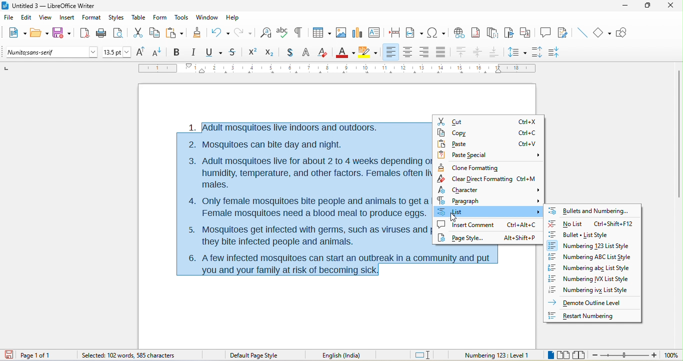  Describe the element at coordinates (300, 32) in the screenshot. I see `toggle formatting marks` at that location.